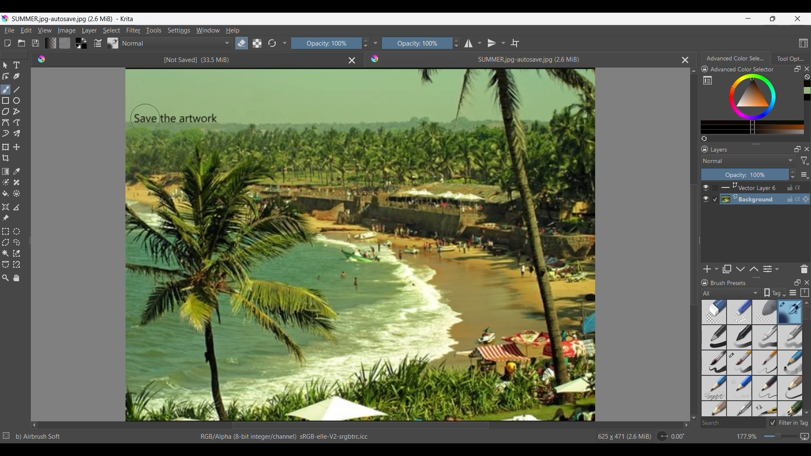 This screenshot has width=811, height=456. What do you see at coordinates (112, 30) in the screenshot?
I see `Select` at bounding box center [112, 30].